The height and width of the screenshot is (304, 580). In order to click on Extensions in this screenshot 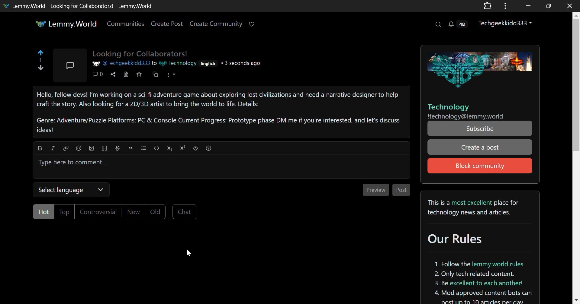, I will do `click(487, 5)`.